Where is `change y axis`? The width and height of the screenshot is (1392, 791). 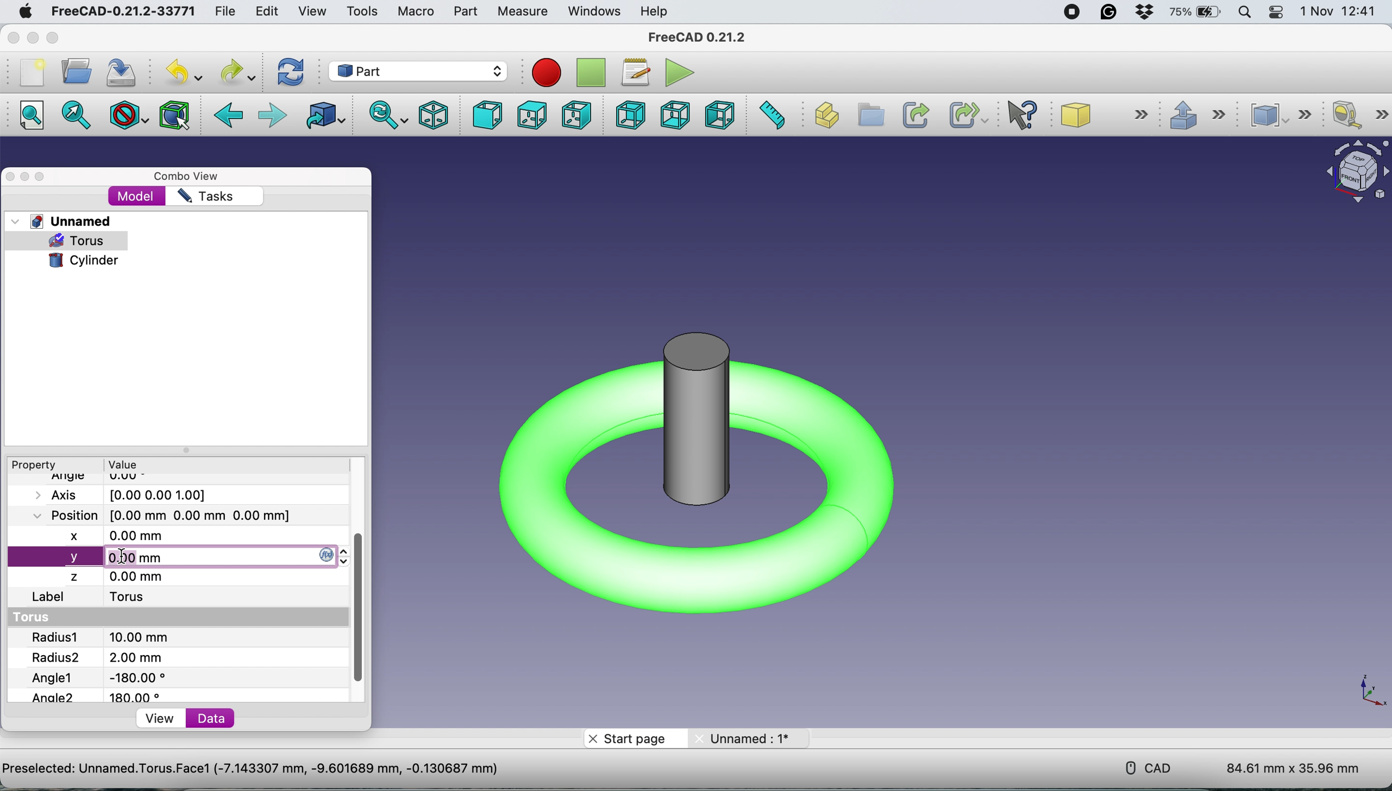
change y axis is located at coordinates (177, 556).